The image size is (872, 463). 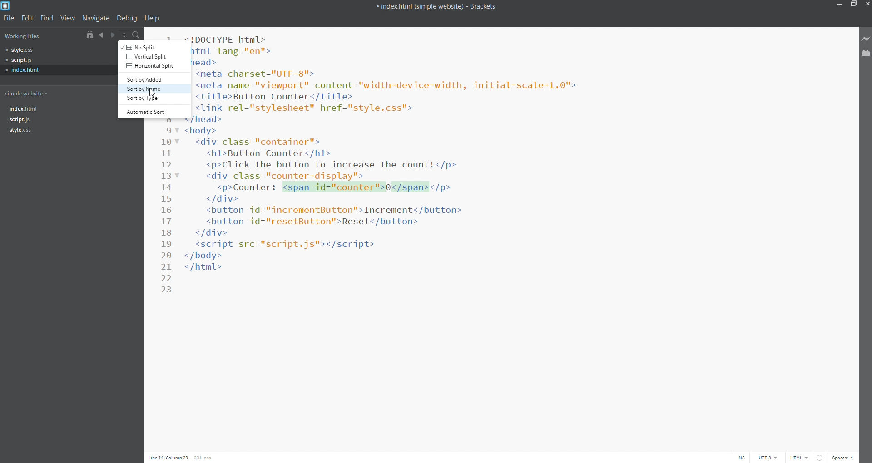 What do you see at coordinates (204, 458) in the screenshot?
I see `lines: 23 lines` at bounding box center [204, 458].